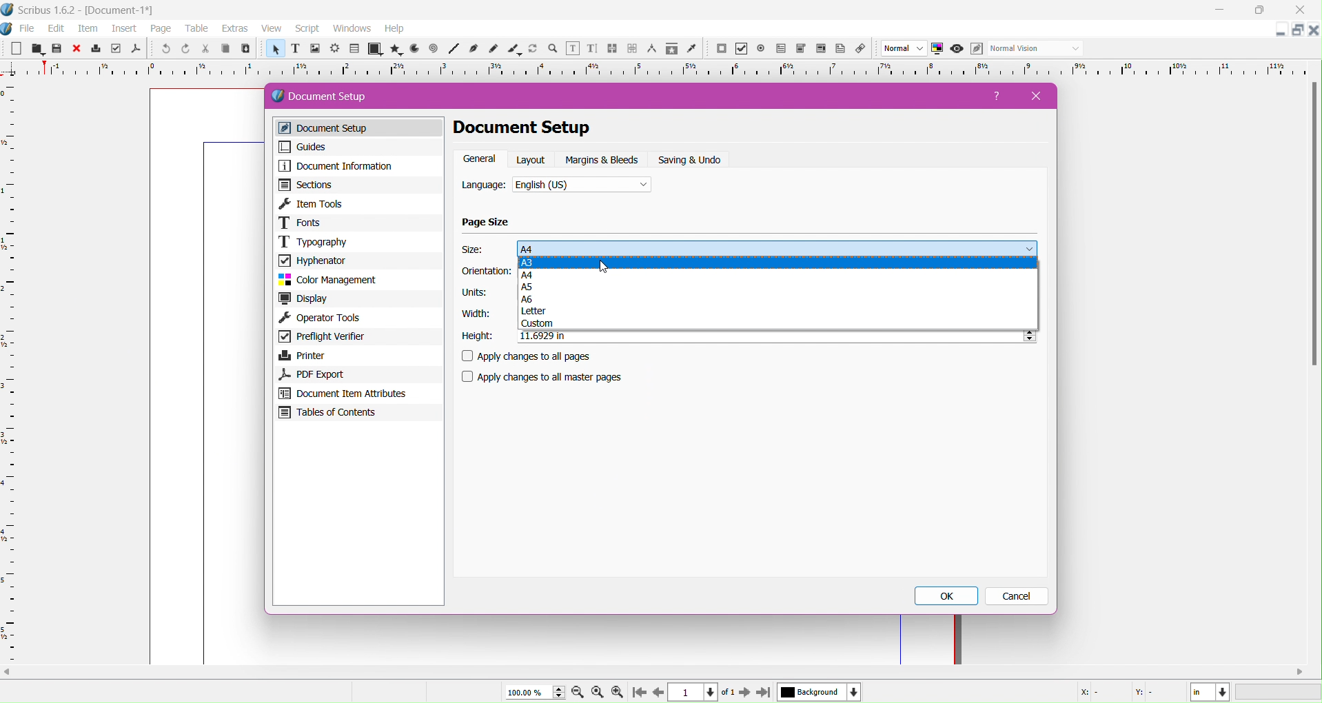  Describe the element at coordinates (495, 50) in the screenshot. I see `freehand line` at that location.